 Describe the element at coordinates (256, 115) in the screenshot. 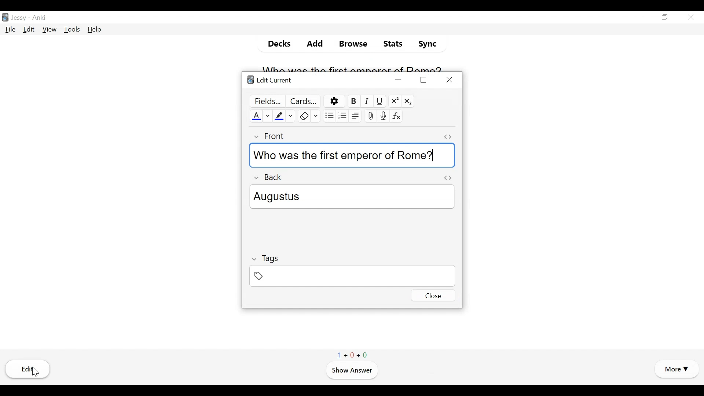

I see `Text Color` at that location.